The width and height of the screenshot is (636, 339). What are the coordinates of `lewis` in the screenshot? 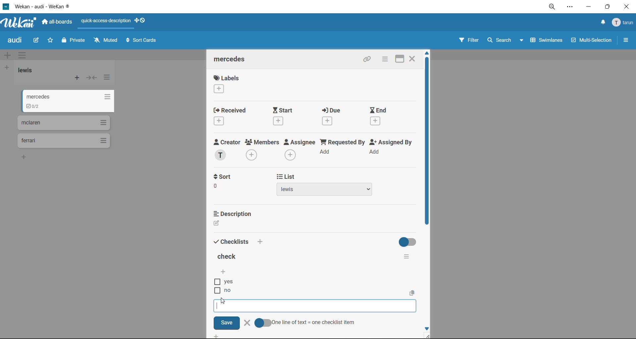 It's located at (325, 190).